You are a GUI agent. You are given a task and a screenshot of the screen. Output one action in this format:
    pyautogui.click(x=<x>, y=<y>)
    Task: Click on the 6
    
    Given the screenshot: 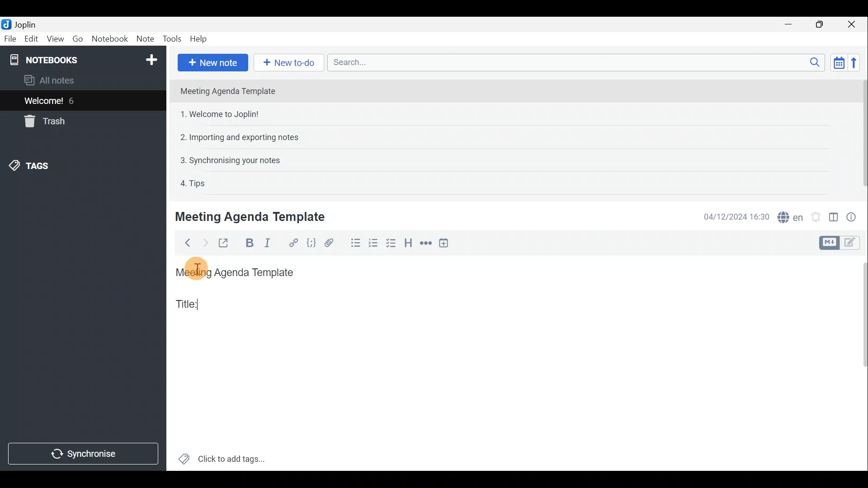 What is the action you would take?
    pyautogui.click(x=74, y=101)
    